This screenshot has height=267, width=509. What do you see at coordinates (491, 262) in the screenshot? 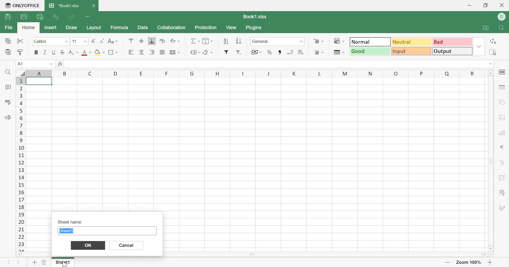
I see `Zoom in` at bounding box center [491, 262].